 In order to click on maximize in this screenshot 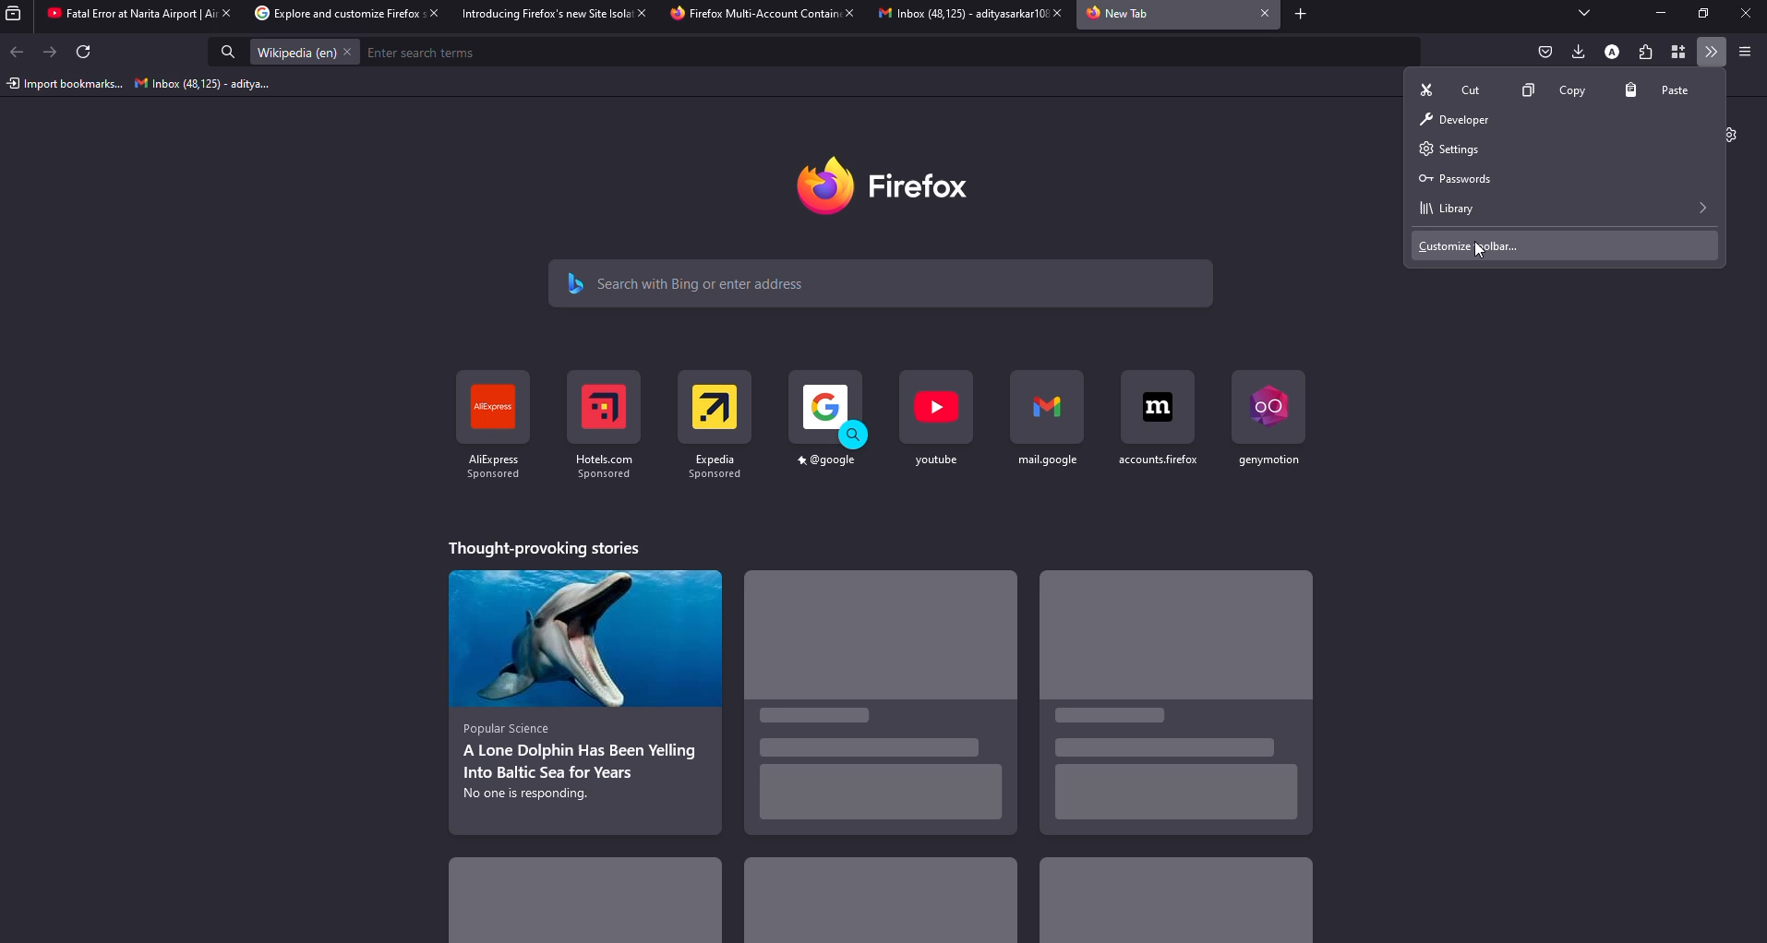, I will do `click(1704, 14)`.